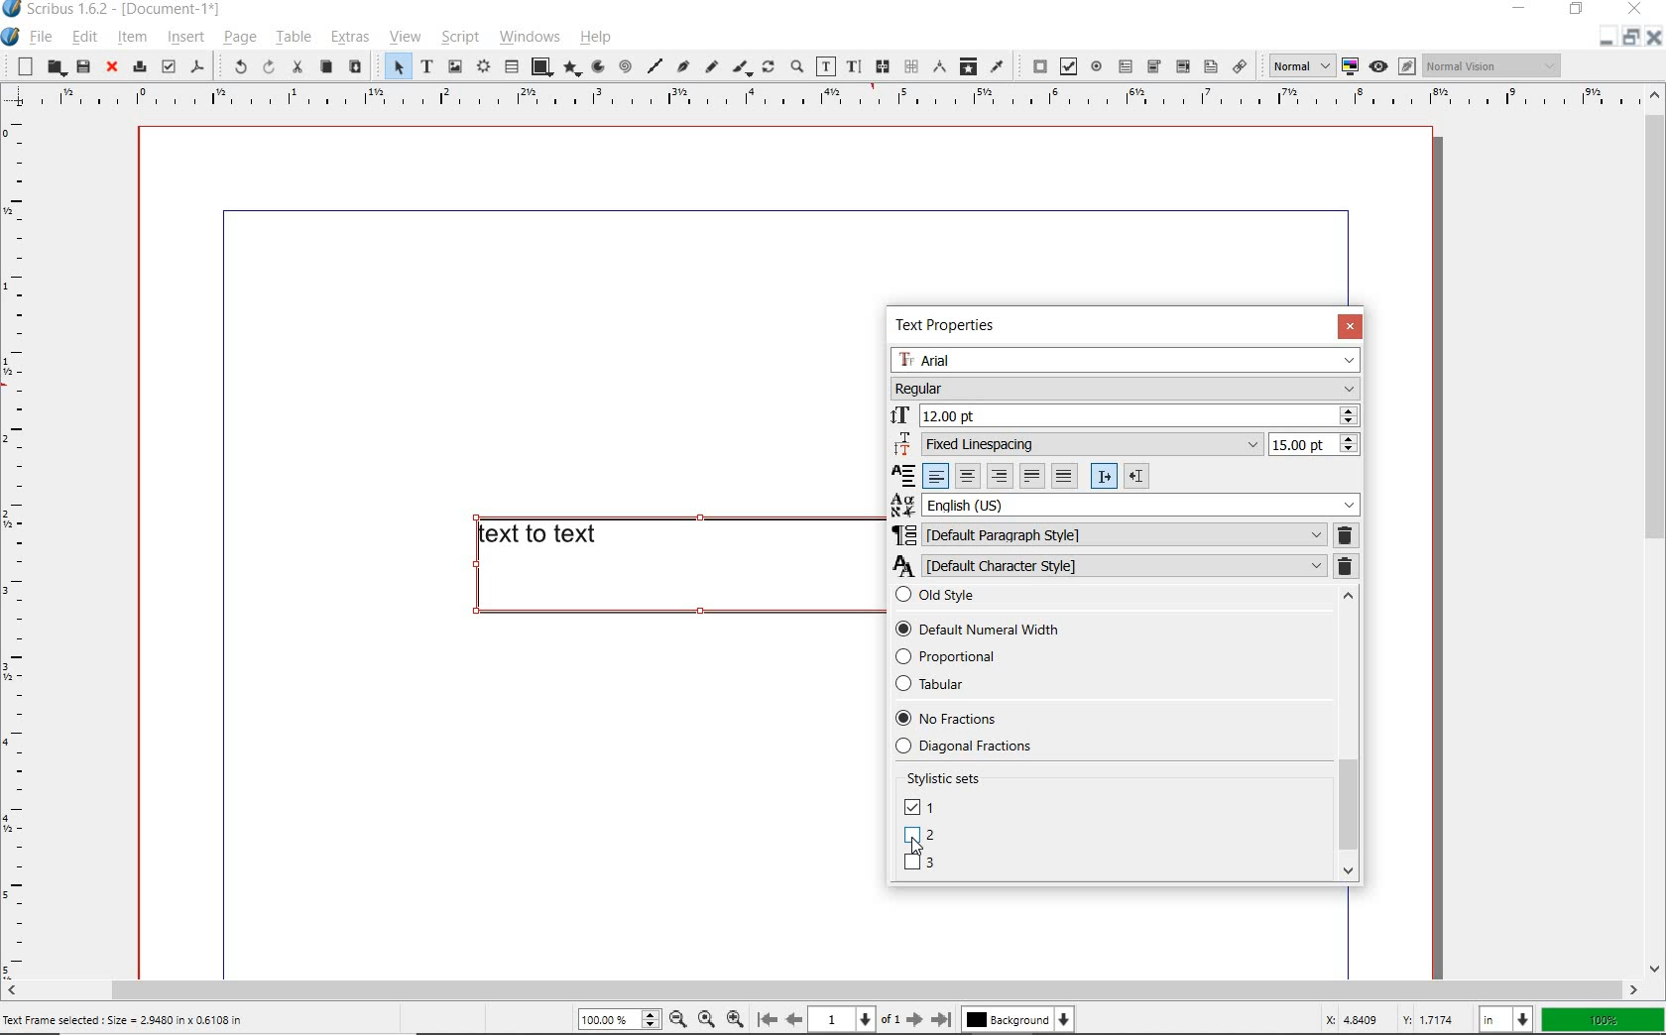 This screenshot has height=1035, width=1666. I want to click on Right align, so click(999, 477).